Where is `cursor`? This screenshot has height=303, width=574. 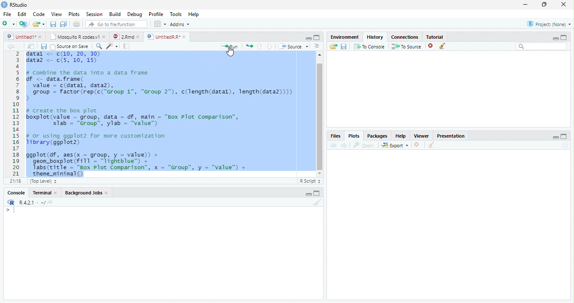
cursor is located at coordinates (231, 52).